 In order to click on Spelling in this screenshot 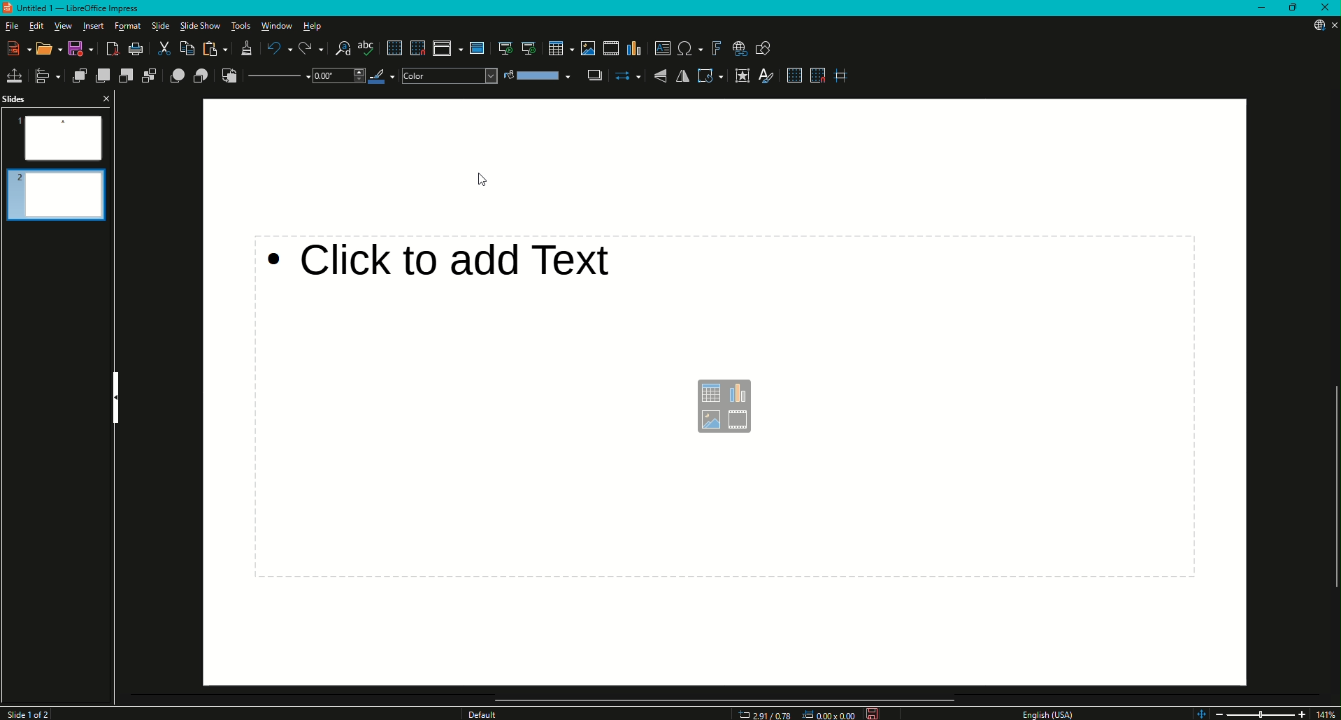, I will do `click(366, 48)`.